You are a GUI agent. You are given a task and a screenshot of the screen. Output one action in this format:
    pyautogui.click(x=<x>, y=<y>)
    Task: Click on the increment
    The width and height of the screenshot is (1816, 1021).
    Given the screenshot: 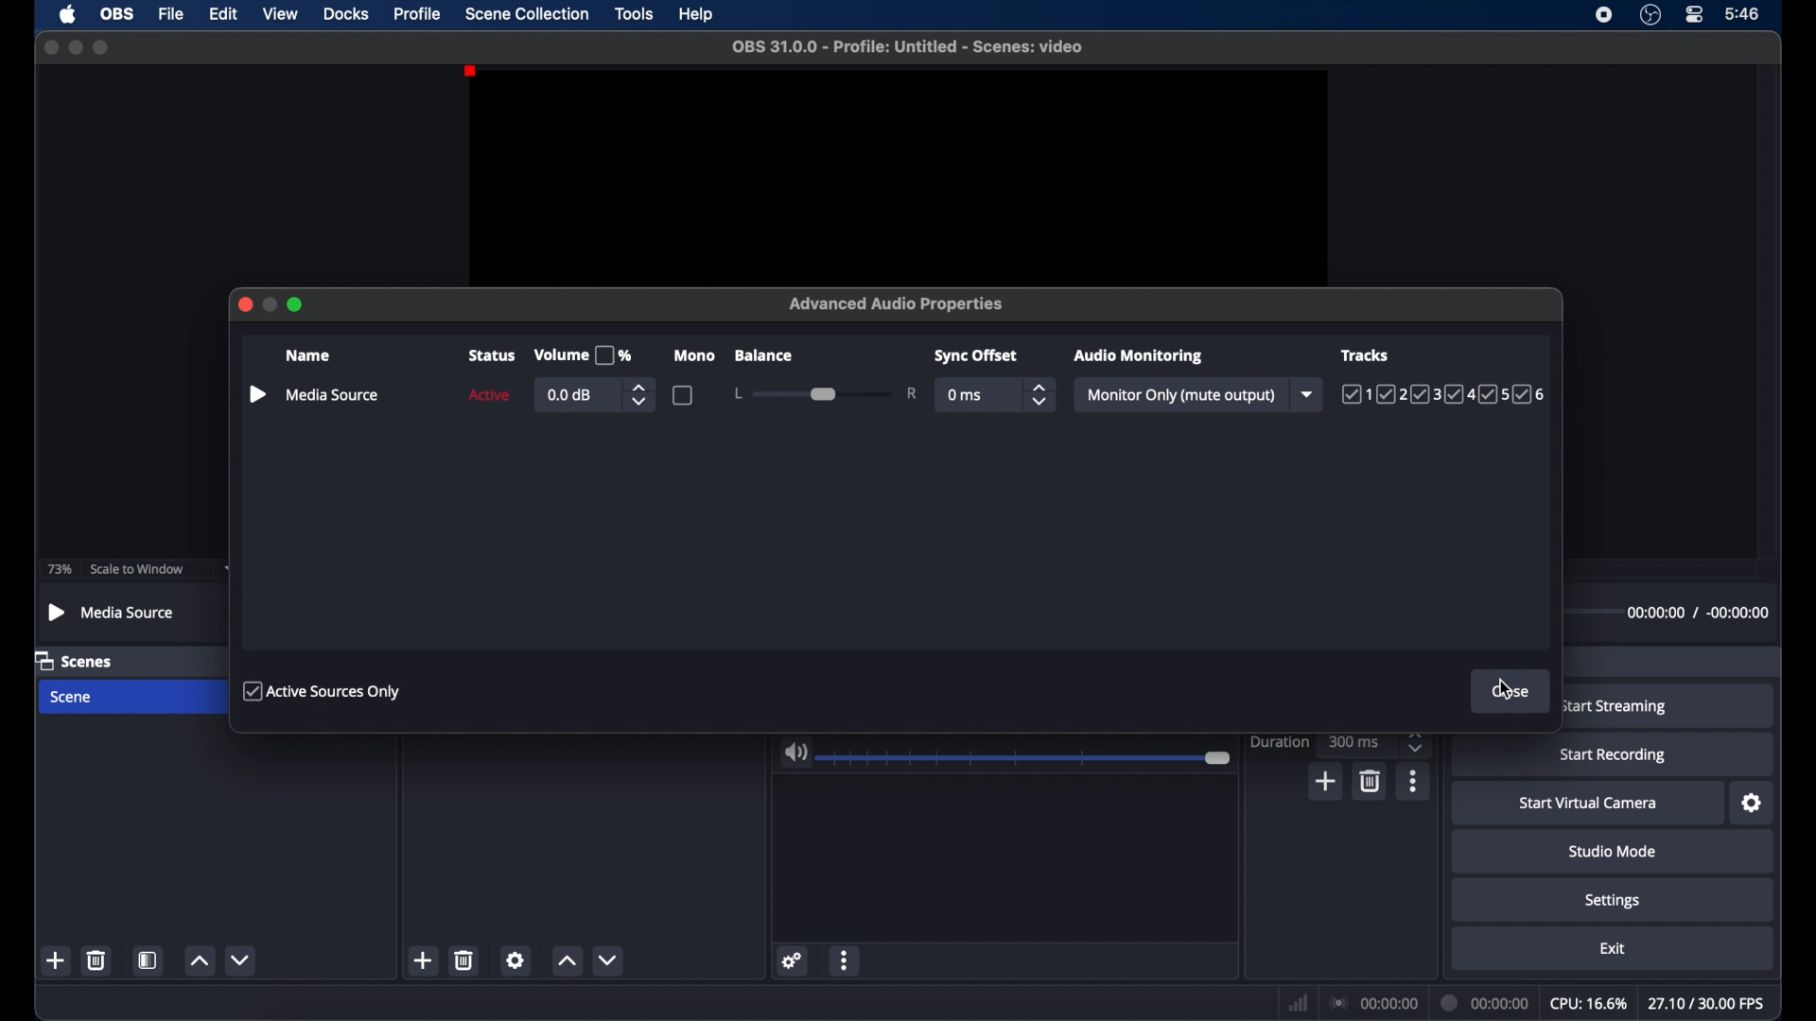 What is the action you would take?
    pyautogui.click(x=567, y=960)
    